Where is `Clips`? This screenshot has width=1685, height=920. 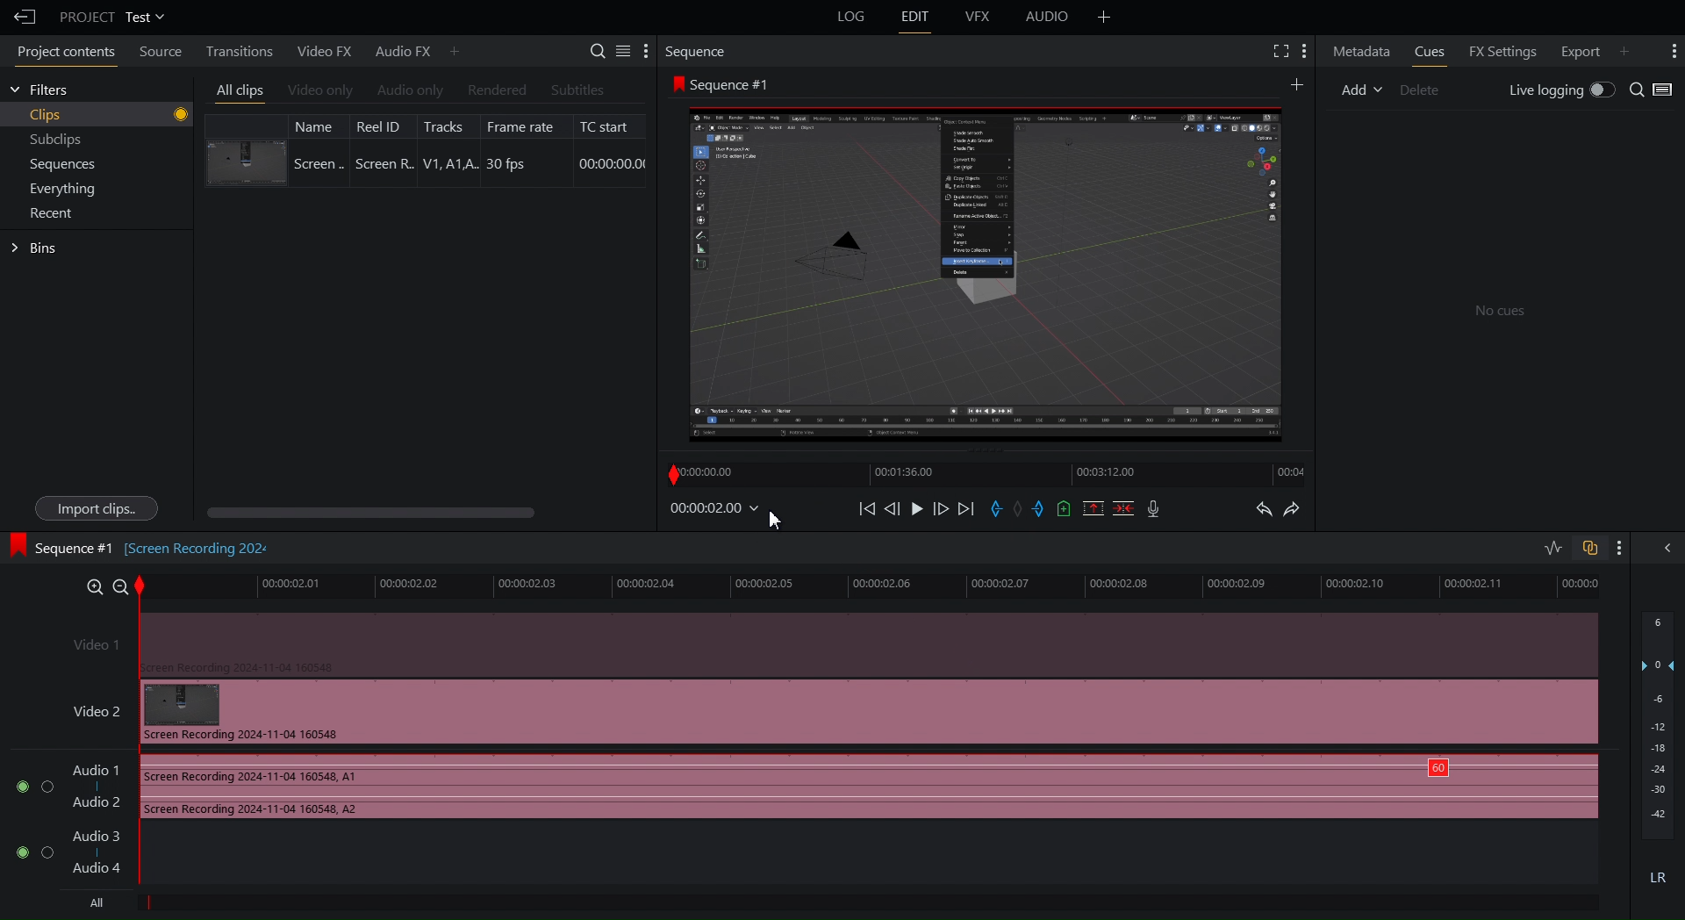 Clips is located at coordinates (109, 115).